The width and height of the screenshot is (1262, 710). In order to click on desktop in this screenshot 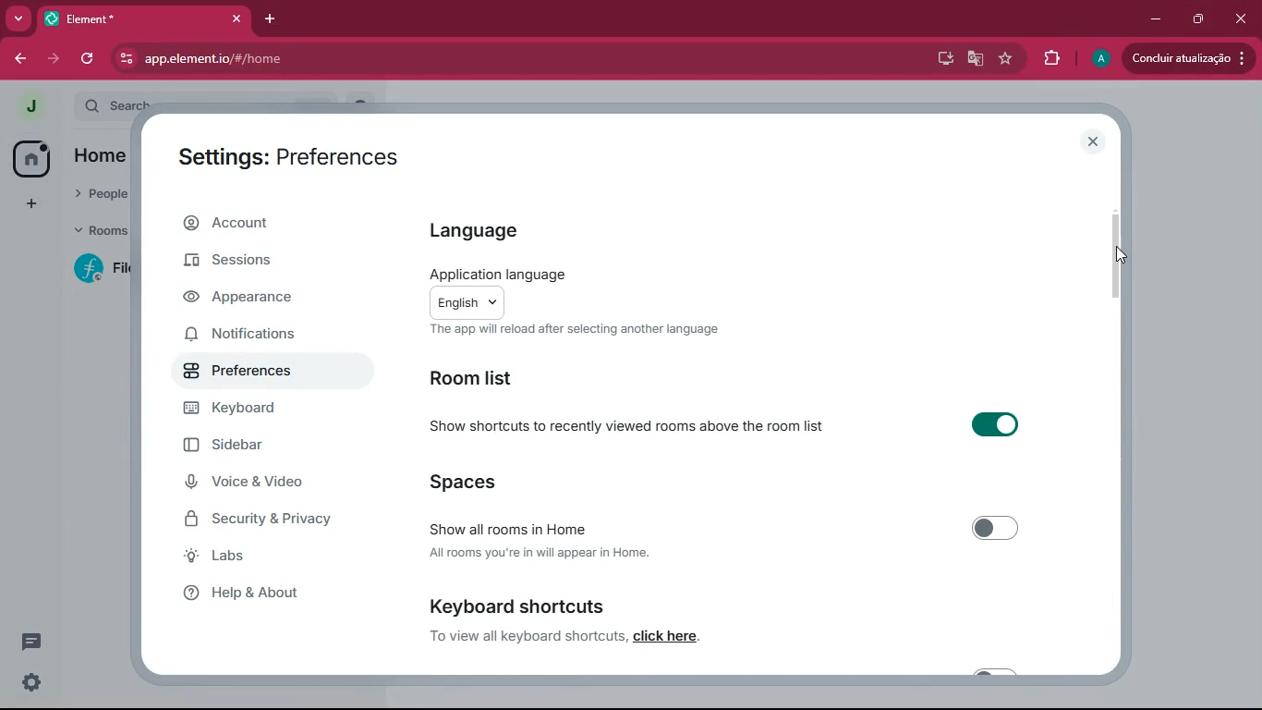, I will do `click(938, 57)`.